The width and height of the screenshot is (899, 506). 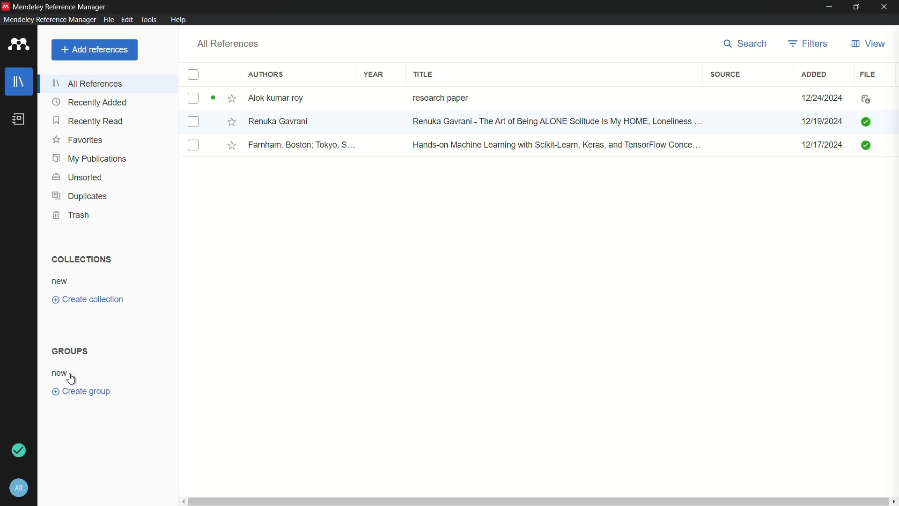 What do you see at coordinates (857, 7) in the screenshot?
I see `maximize` at bounding box center [857, 7].